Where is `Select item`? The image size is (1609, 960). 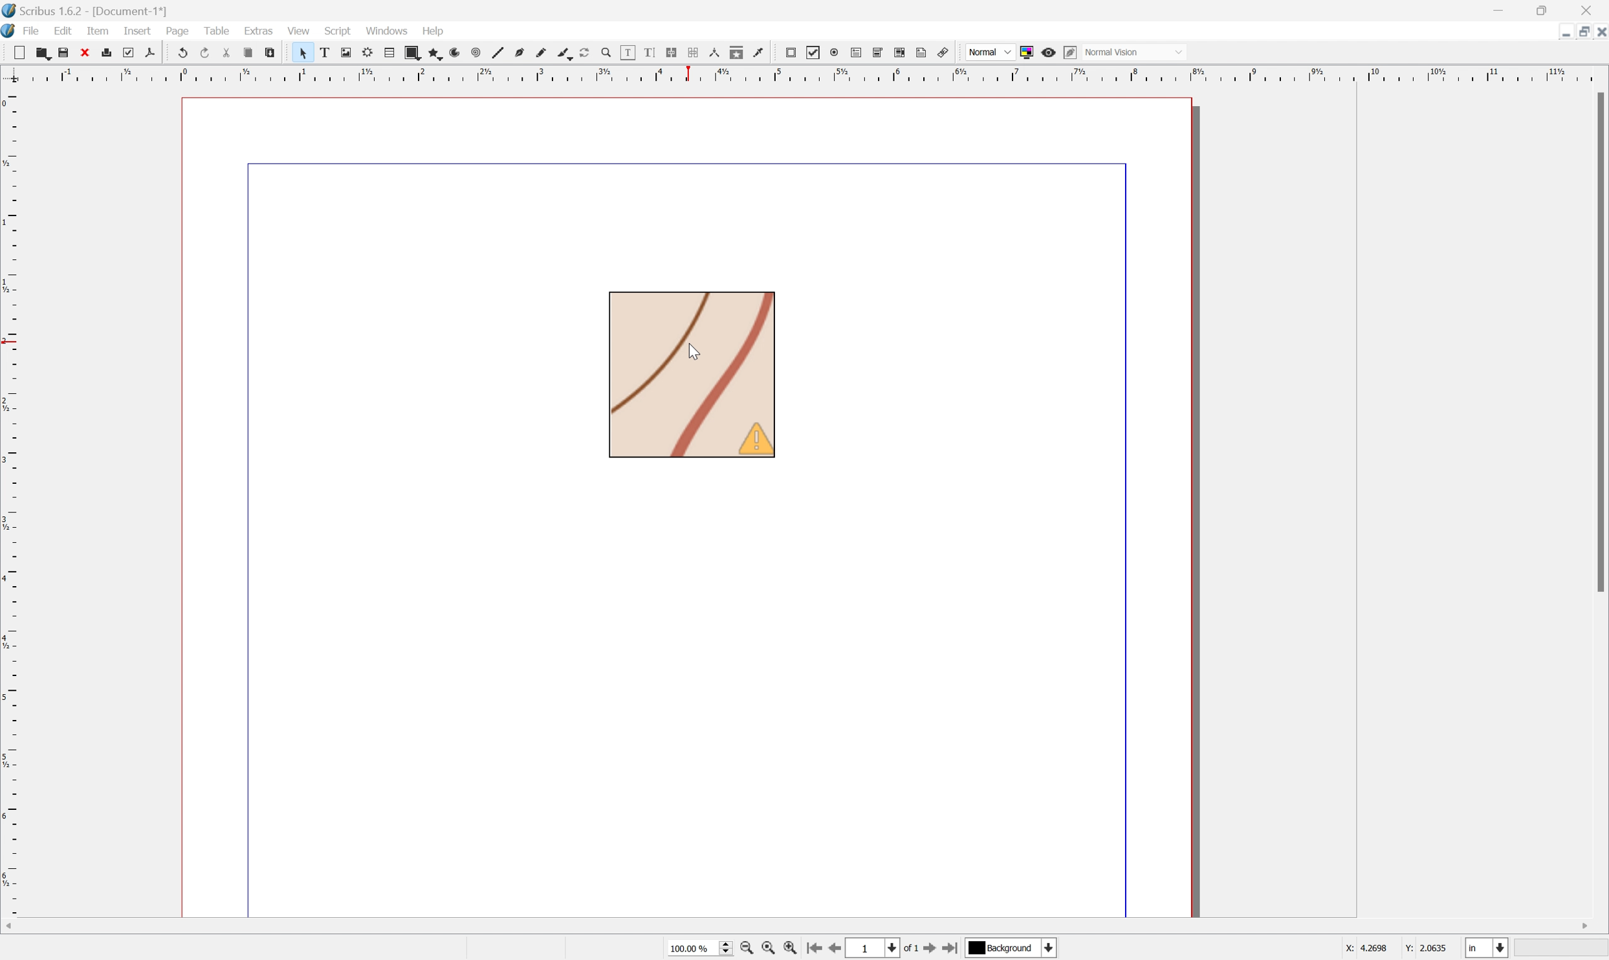 Select item is located at coordinates (308, 54).